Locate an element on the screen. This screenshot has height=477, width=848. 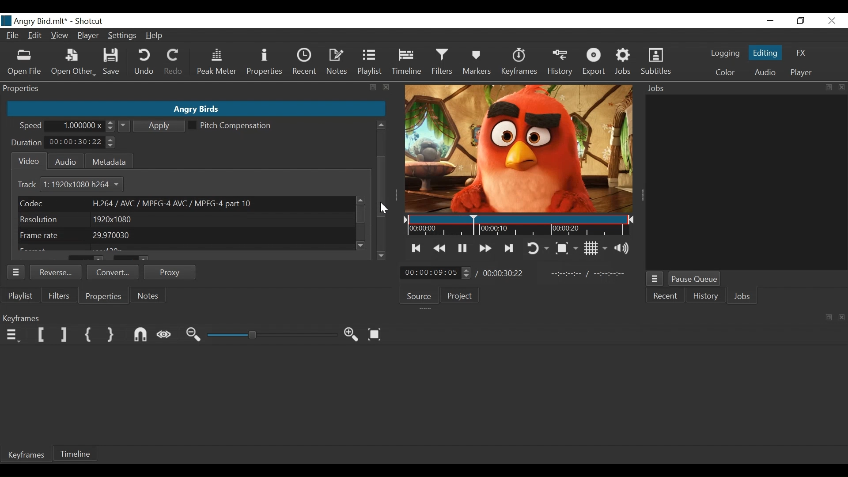
File is located at coordinates (12, 35).